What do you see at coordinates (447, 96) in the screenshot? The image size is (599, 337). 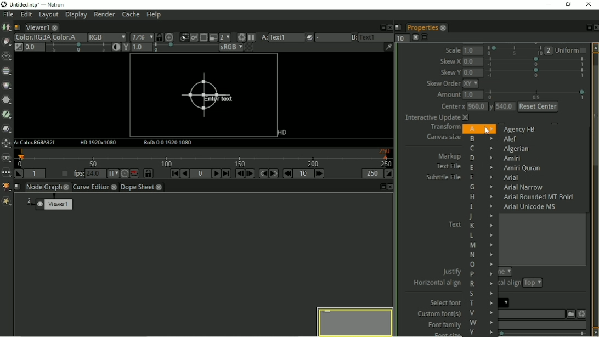 I see `Amount` at bounding box center [447, 96].